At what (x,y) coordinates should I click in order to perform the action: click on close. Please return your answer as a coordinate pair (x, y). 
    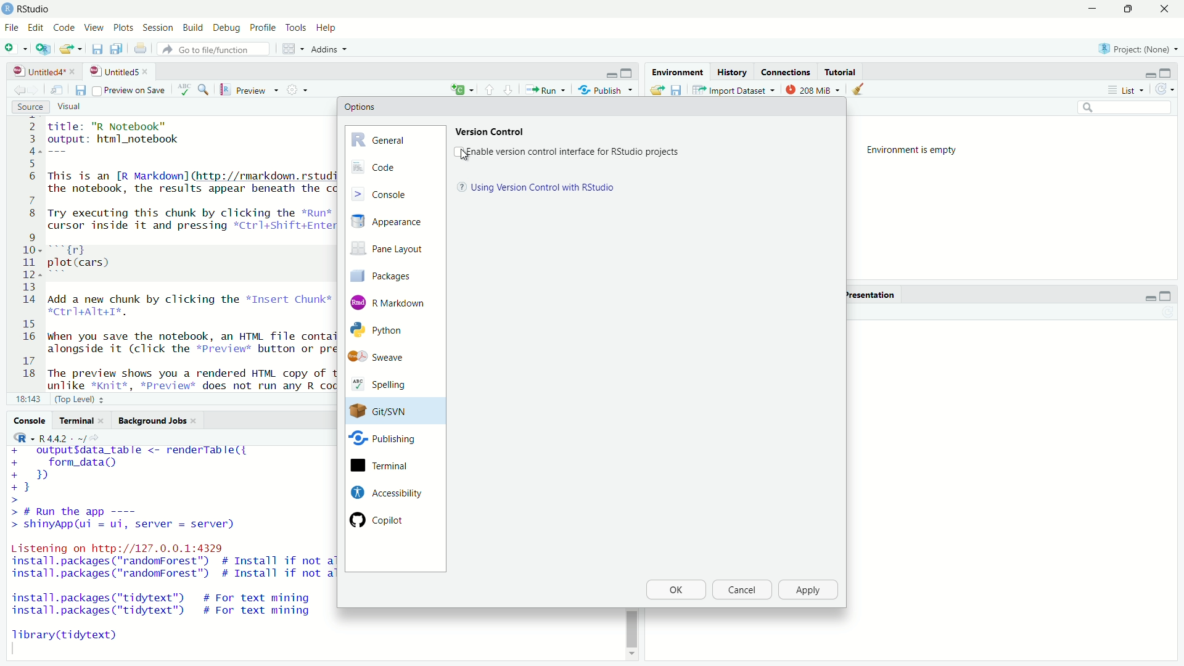
    Looking at the image, I should click on (148, 72).